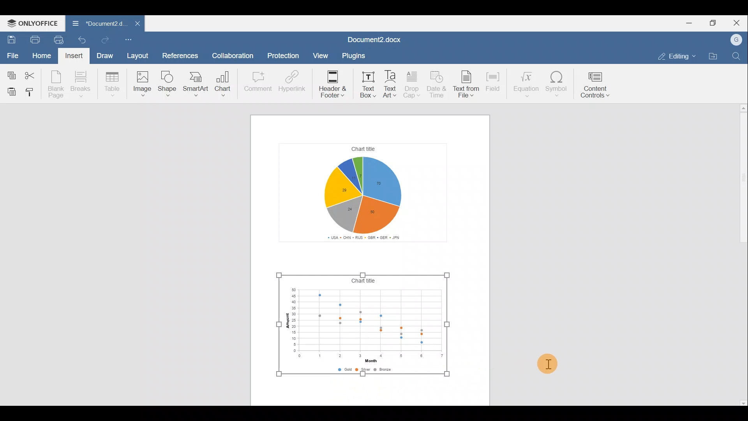 The width and height of the screenshot is (748, 421). I want to click on References, so click(181, 53).